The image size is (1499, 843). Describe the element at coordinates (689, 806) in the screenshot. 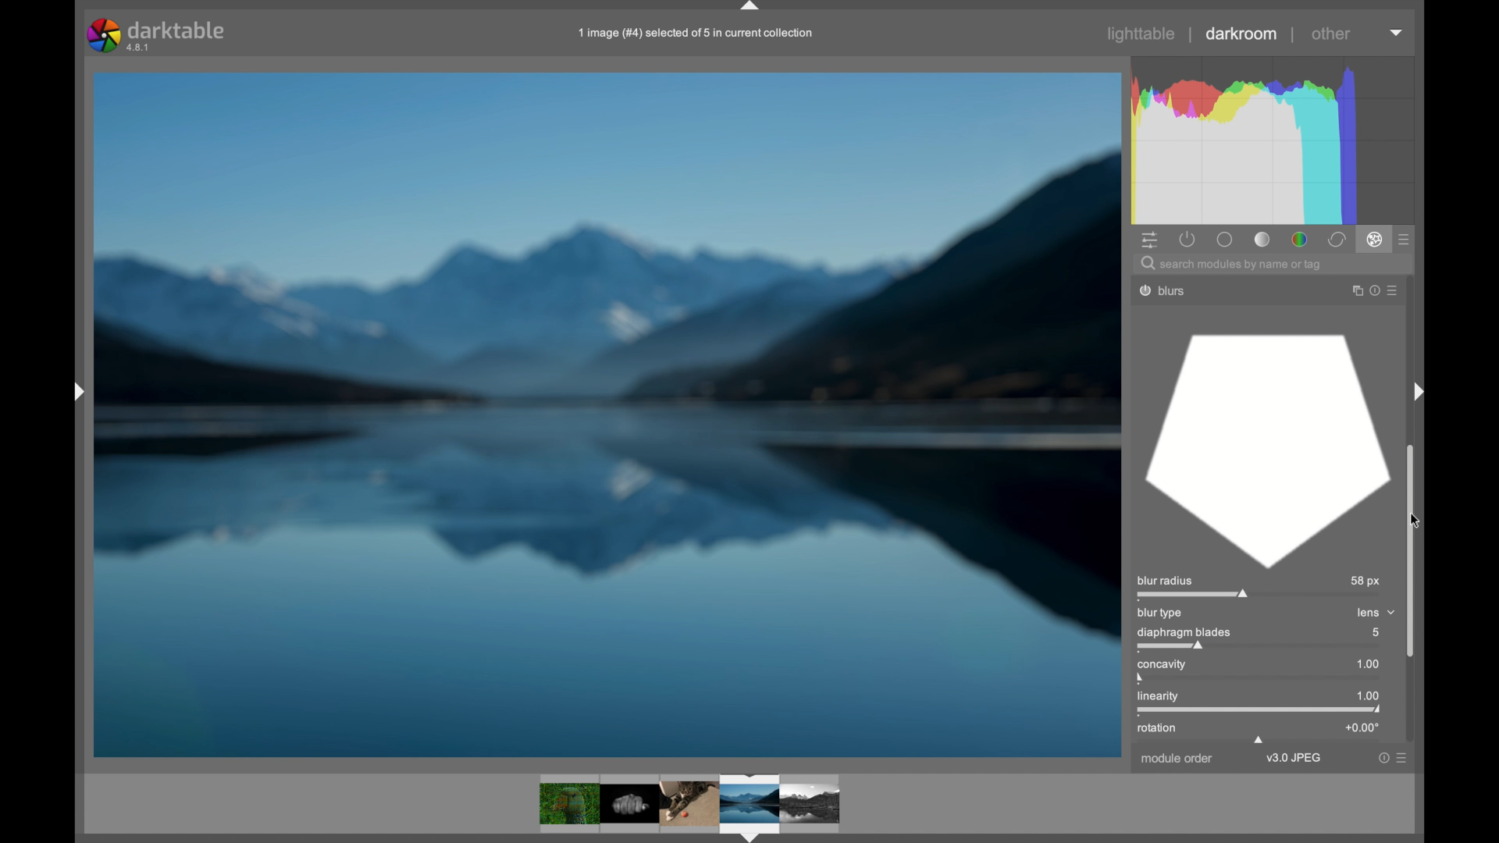

I see `photos` at that location.